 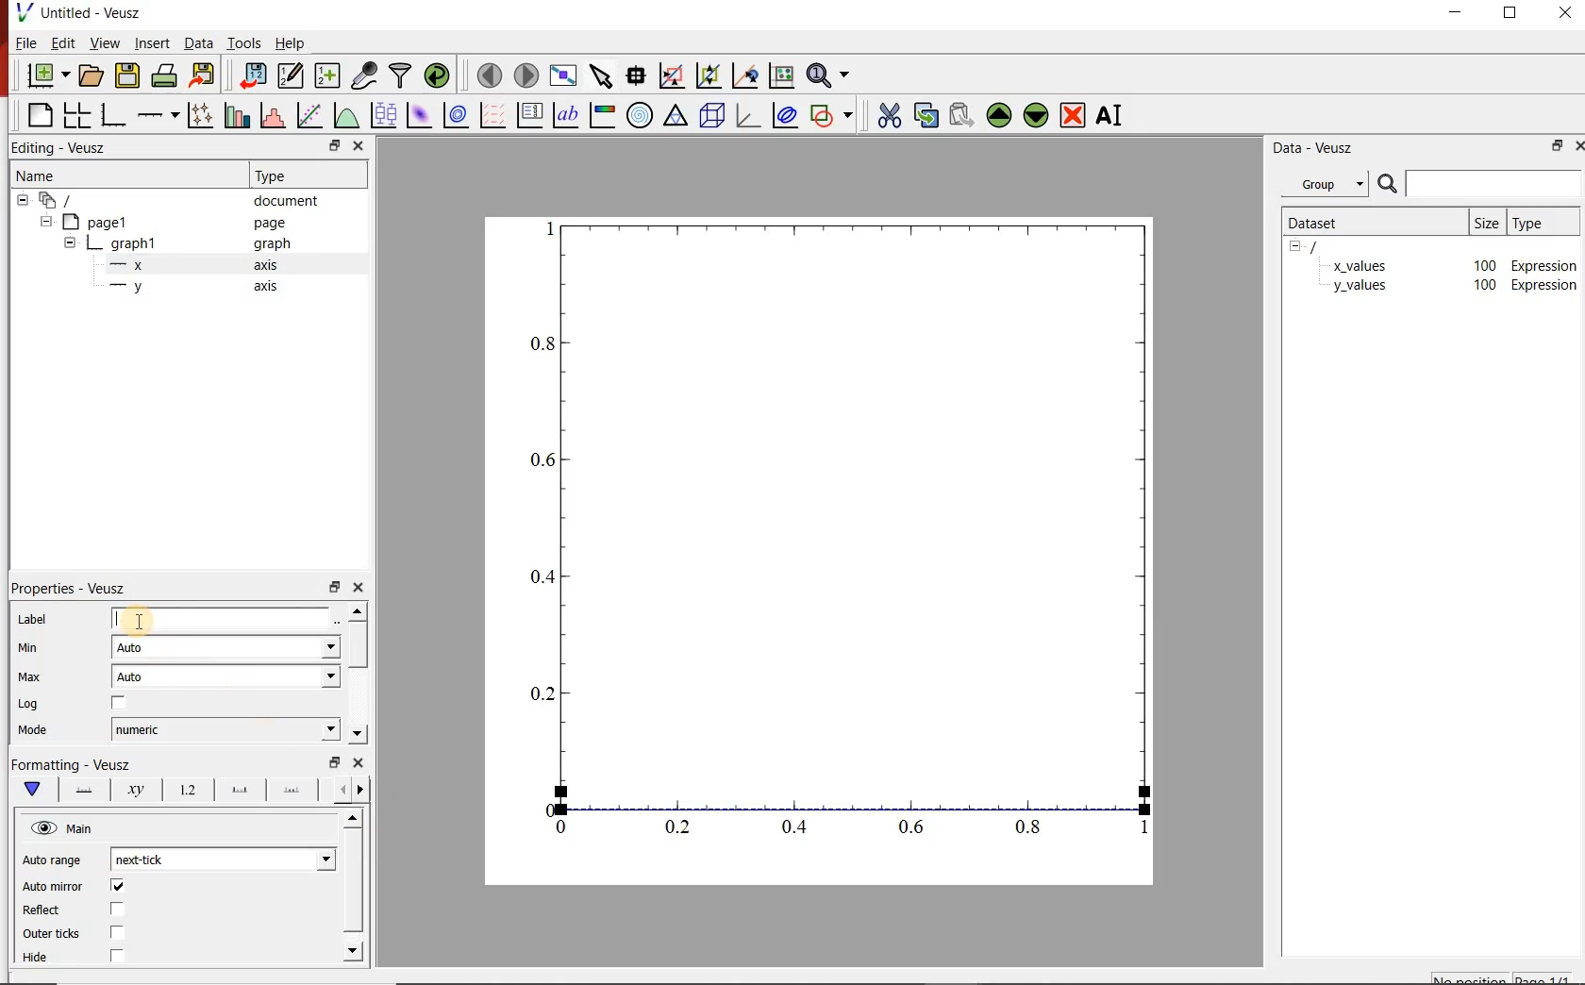 I want to click on hide, so click(x=1301, y=247).